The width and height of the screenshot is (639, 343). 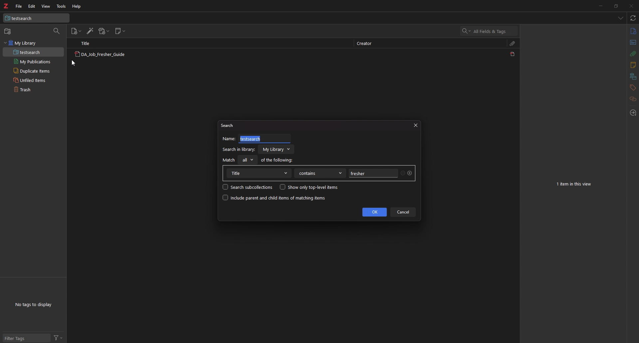 I want to click on my publications, so click(x=33, y=62).